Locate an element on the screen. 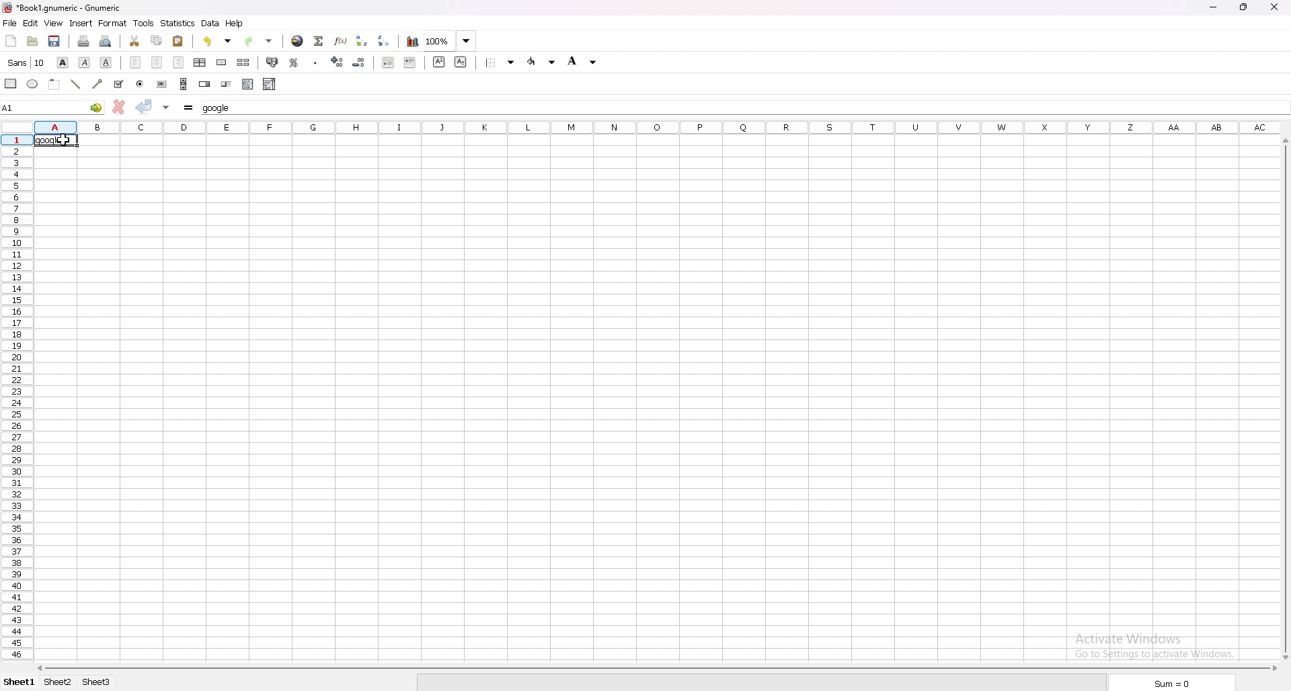 This screenshot has width=1291, height=691. rows is located at coordinates (18, 397).